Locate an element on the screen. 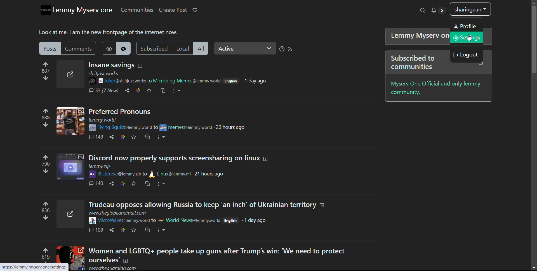 The width and height of the screenshot is (537, 271). share is located at coordinates (112, 183).